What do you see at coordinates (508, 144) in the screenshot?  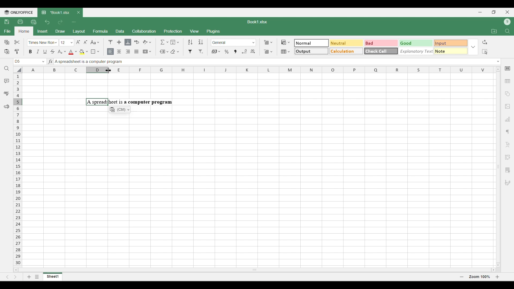 I see `Text alignment` at bounding box center [508, 144].